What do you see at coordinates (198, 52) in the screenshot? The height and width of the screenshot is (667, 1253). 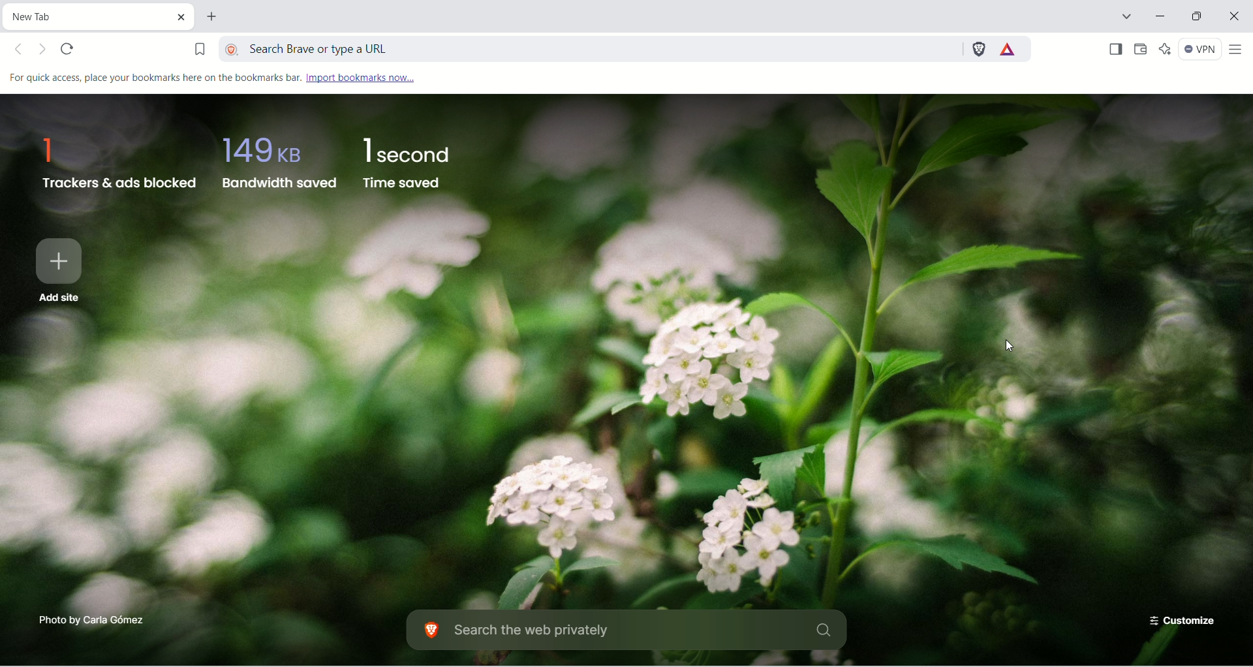 I see `bookmark` at bounding box center [198, 52].